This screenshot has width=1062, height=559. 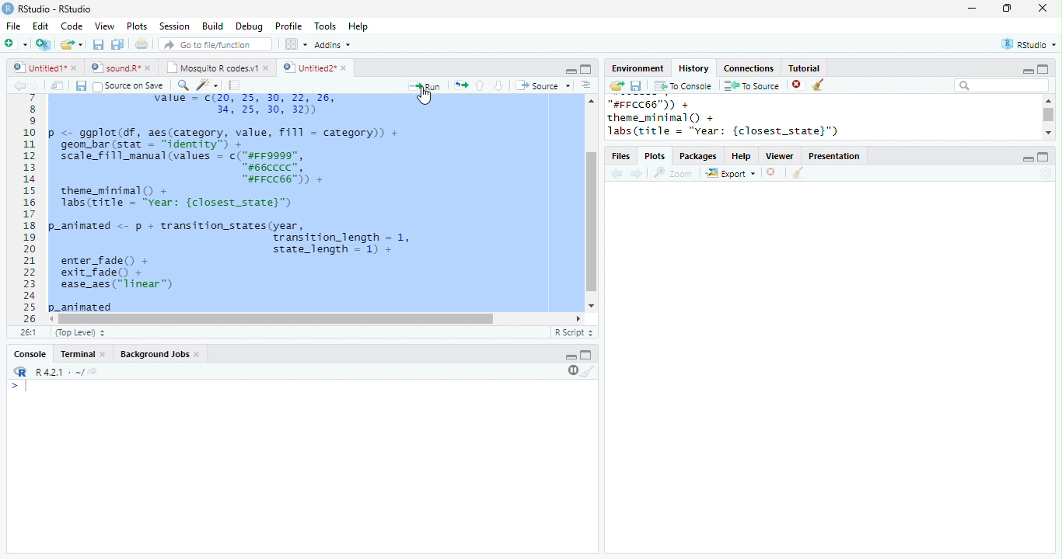 What do you see at coordinates (187, 199) in the screenshot?
I see `theme_minimal() +labs(title = “Year: {closest_state}”)` at bounding box center [187, 199].